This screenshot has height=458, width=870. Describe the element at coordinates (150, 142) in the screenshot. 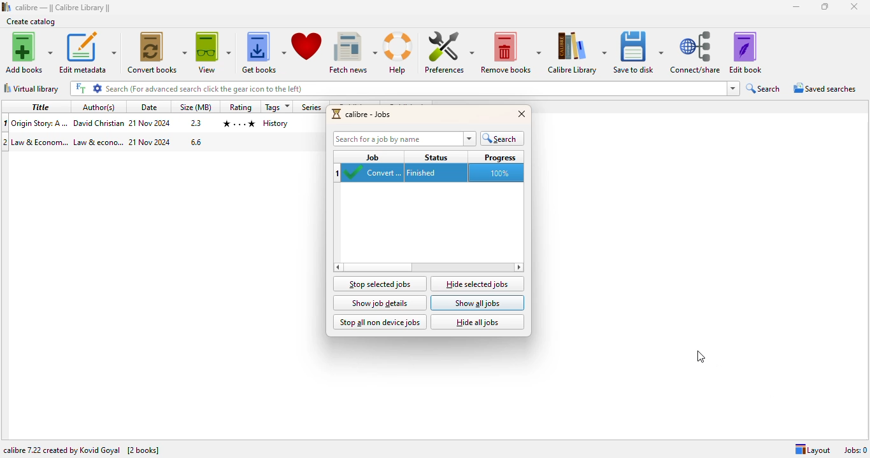

I see `date` at that location.